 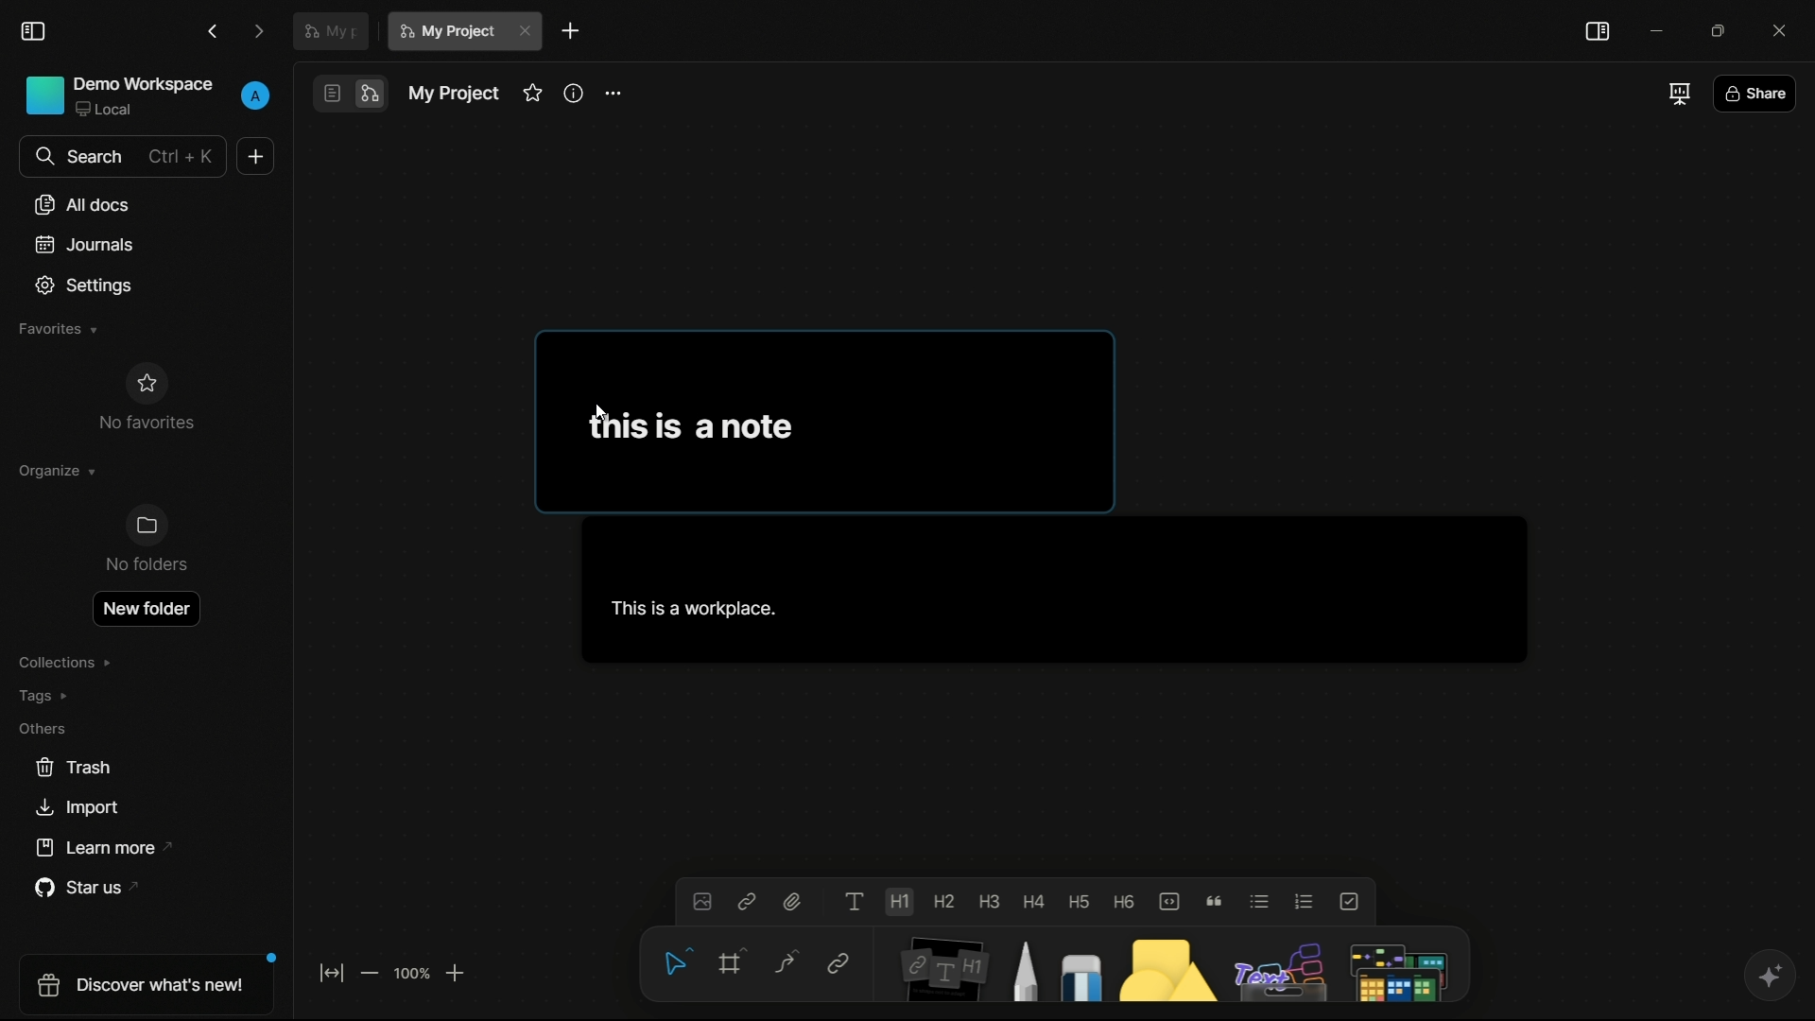 What do you see at coordinates (332, 93) in the screenshot?
I see `page mode` at bounding box center [332, 93].